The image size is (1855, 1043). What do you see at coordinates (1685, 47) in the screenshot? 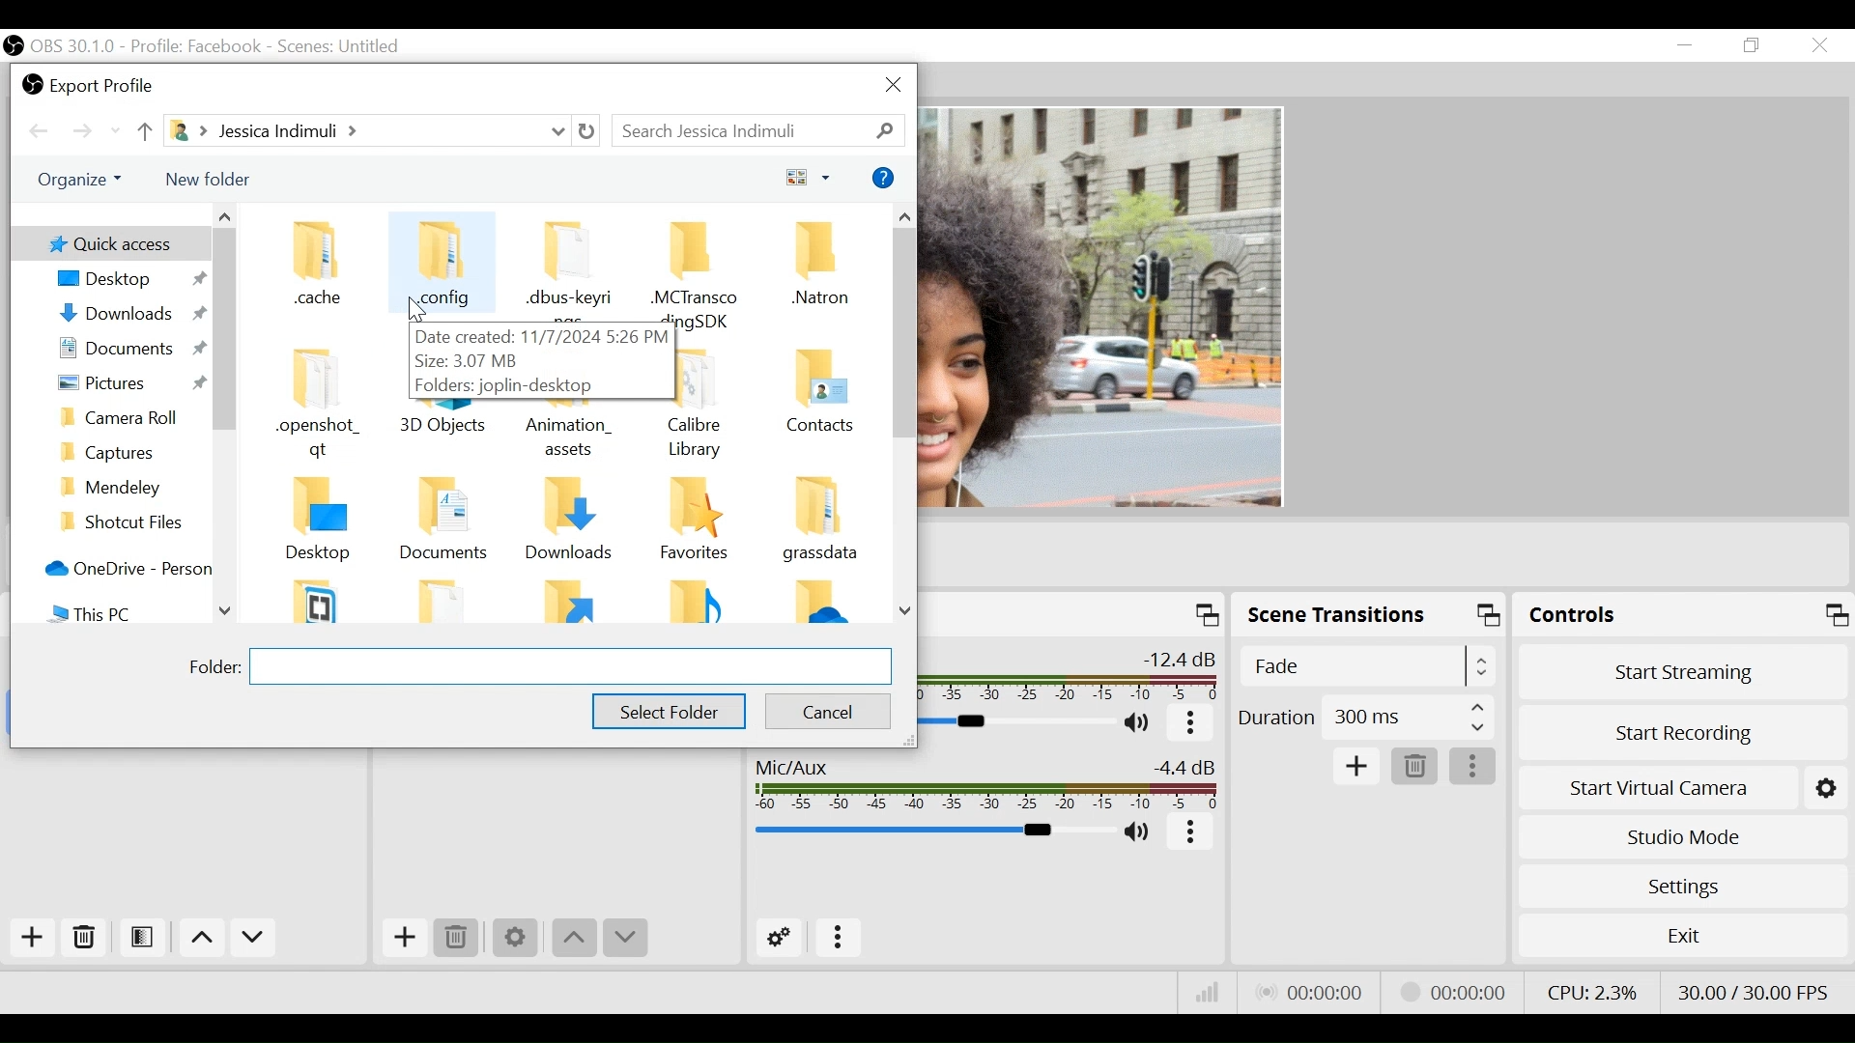
I see `minimize` at bounding box center [1685, 47].